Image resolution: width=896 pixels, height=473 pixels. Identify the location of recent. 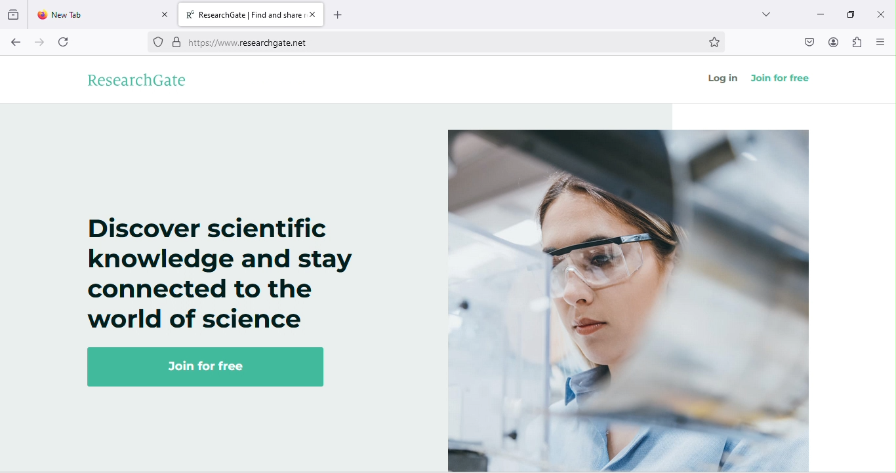
(14, 15).